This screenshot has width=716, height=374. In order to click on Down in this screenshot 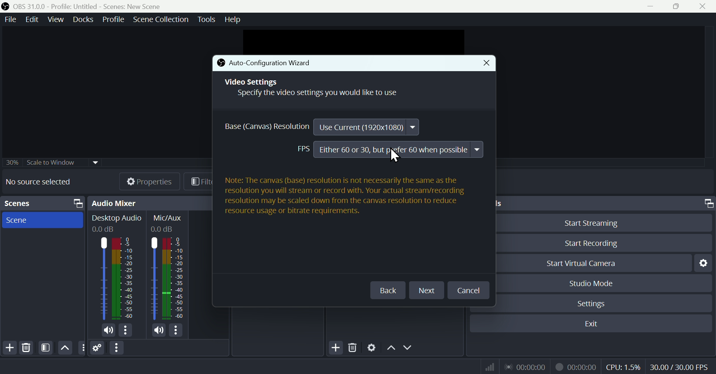, I will do `click(409, 347)`.